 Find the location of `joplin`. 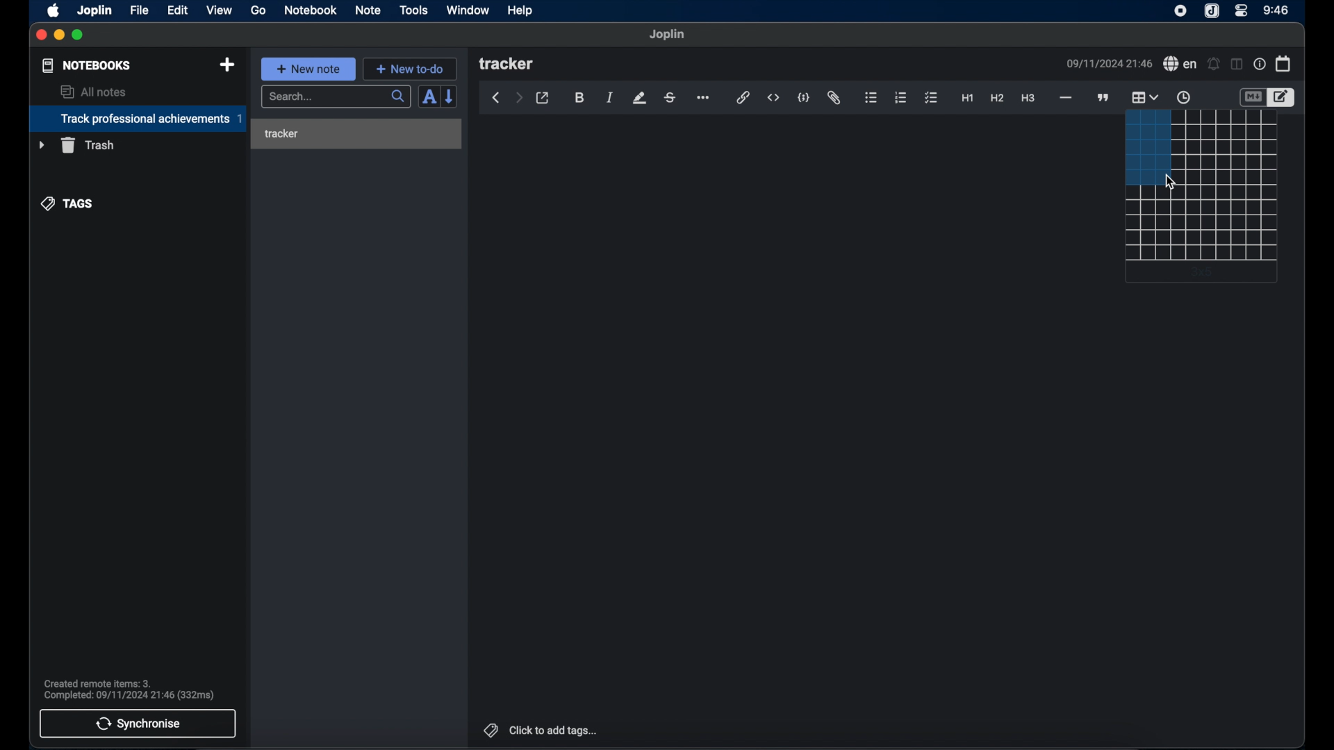

joplin is located at coordinates (1212, 12).